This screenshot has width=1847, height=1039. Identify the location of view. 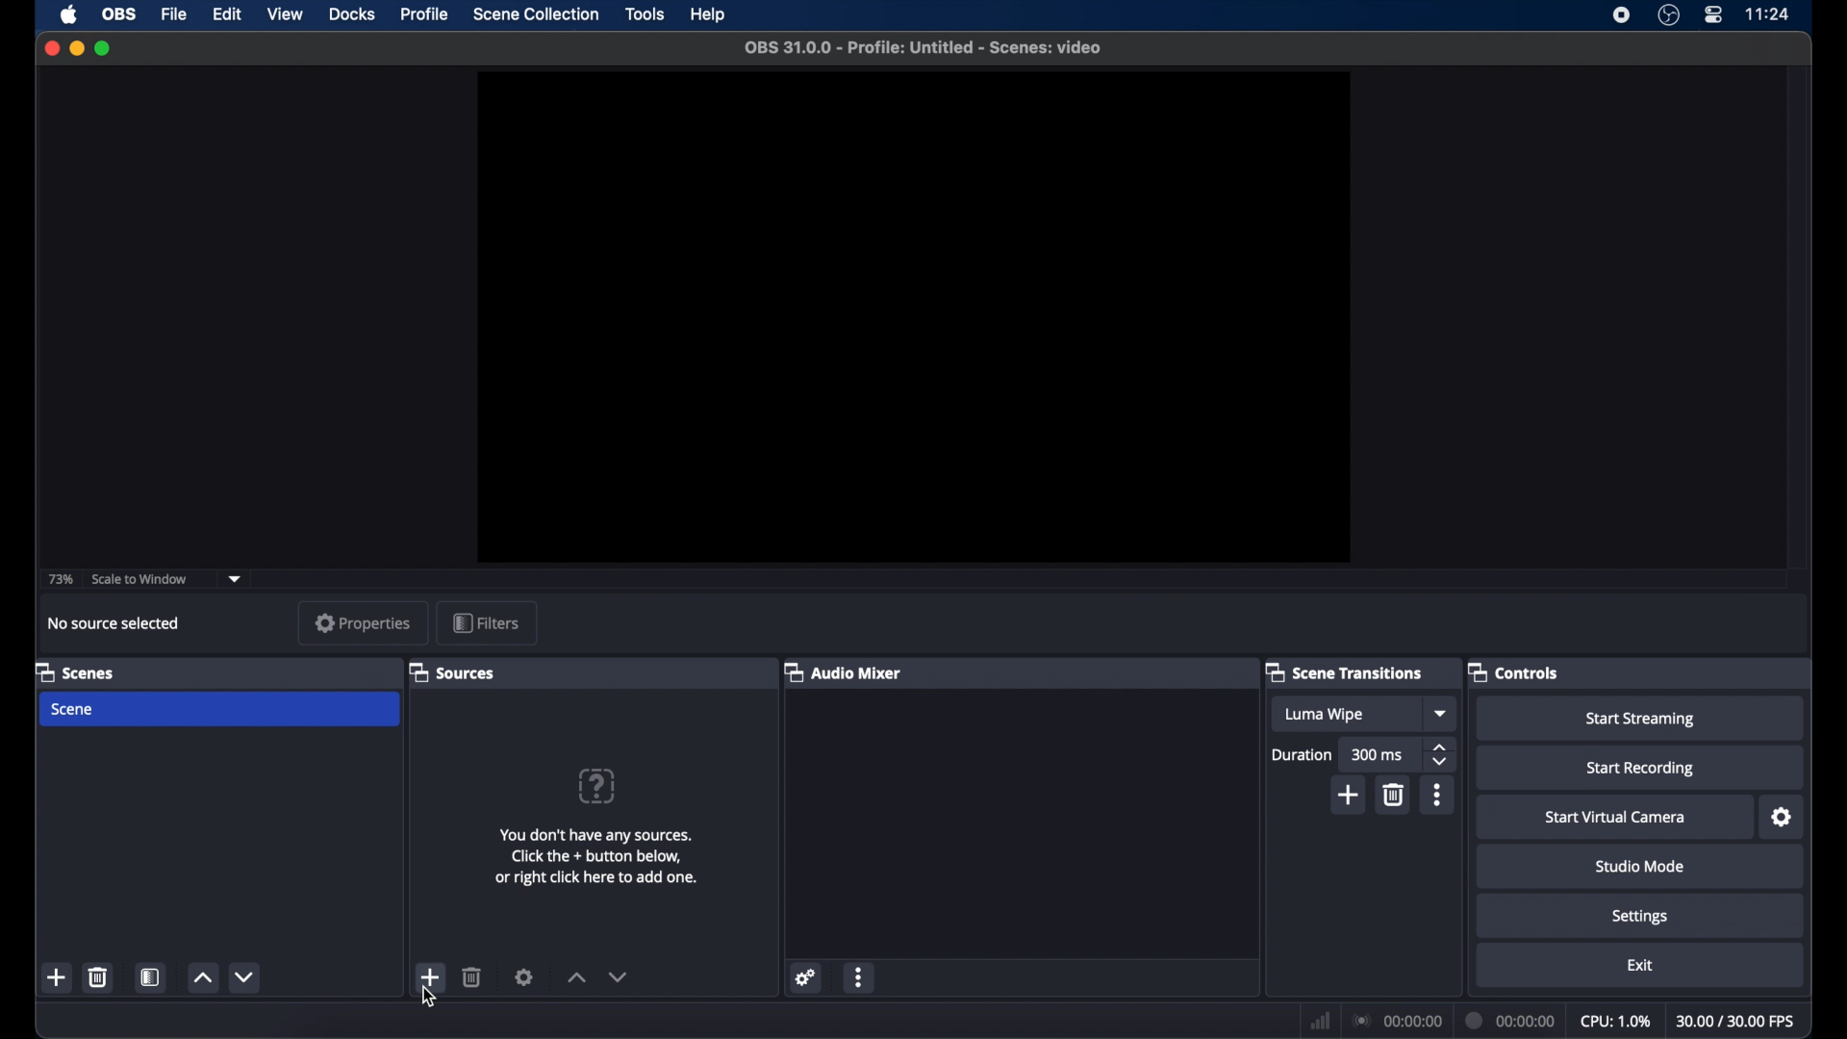
(287, 14).